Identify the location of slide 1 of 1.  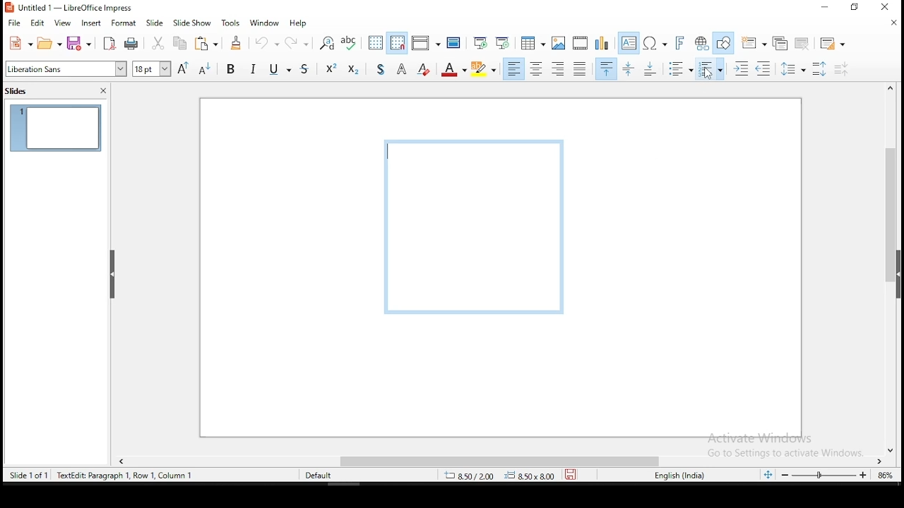
(32, 477).